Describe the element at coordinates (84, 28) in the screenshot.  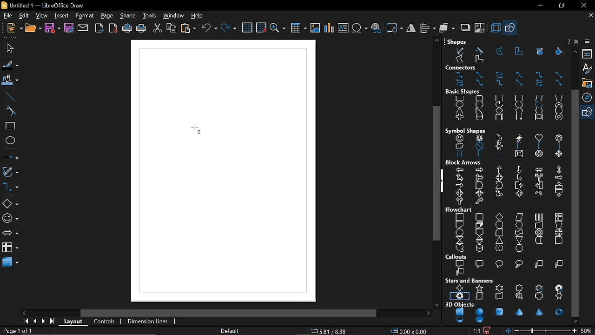
I see `attach` at that location.